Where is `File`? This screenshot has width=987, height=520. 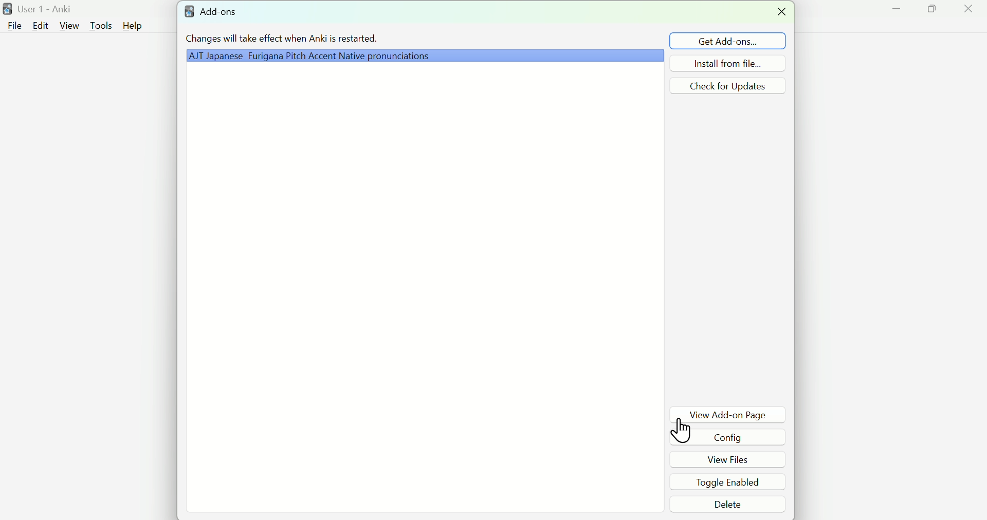 File is located at coordinates (12, 27).